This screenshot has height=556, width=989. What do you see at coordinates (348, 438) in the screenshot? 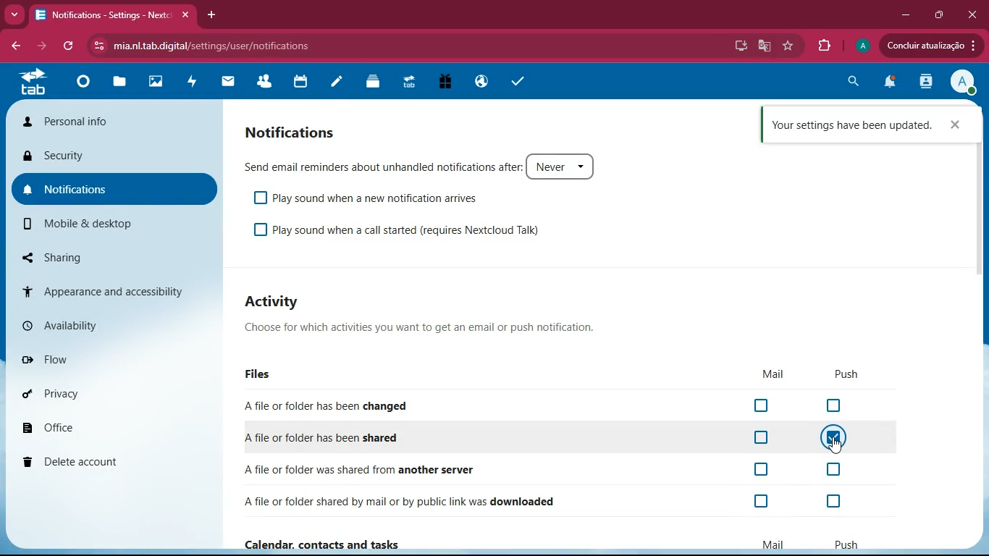
I see `shared` at bounding box center [348, 438].